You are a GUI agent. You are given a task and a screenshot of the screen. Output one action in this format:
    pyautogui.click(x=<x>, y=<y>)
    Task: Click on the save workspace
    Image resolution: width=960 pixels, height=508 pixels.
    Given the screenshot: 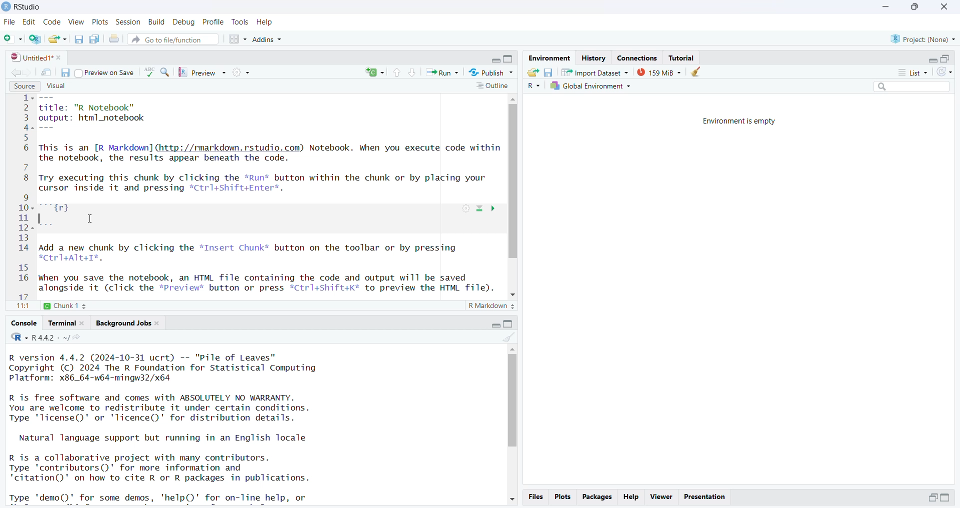 What is the action you would take?
    pyautogui.click(x=548, y=72)
    